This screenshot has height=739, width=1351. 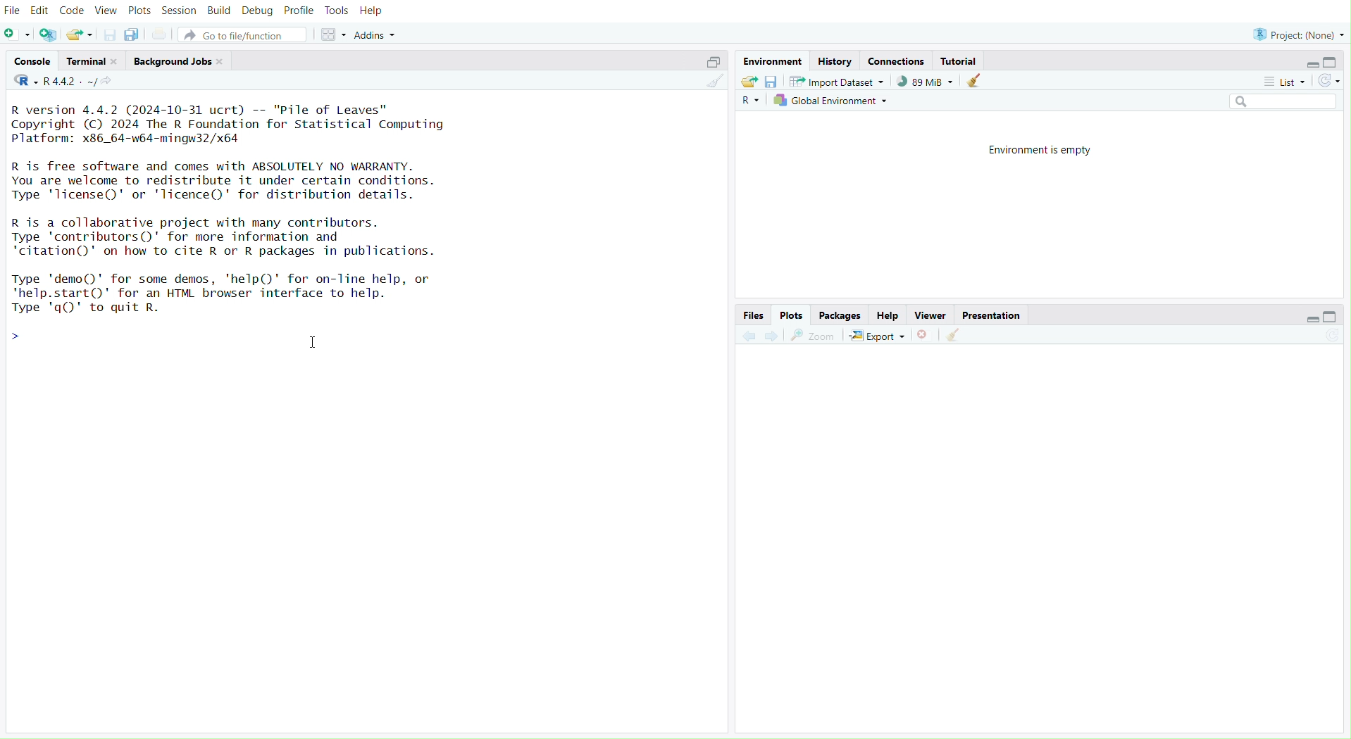 I want to click on R, so click(x=751, y=99).